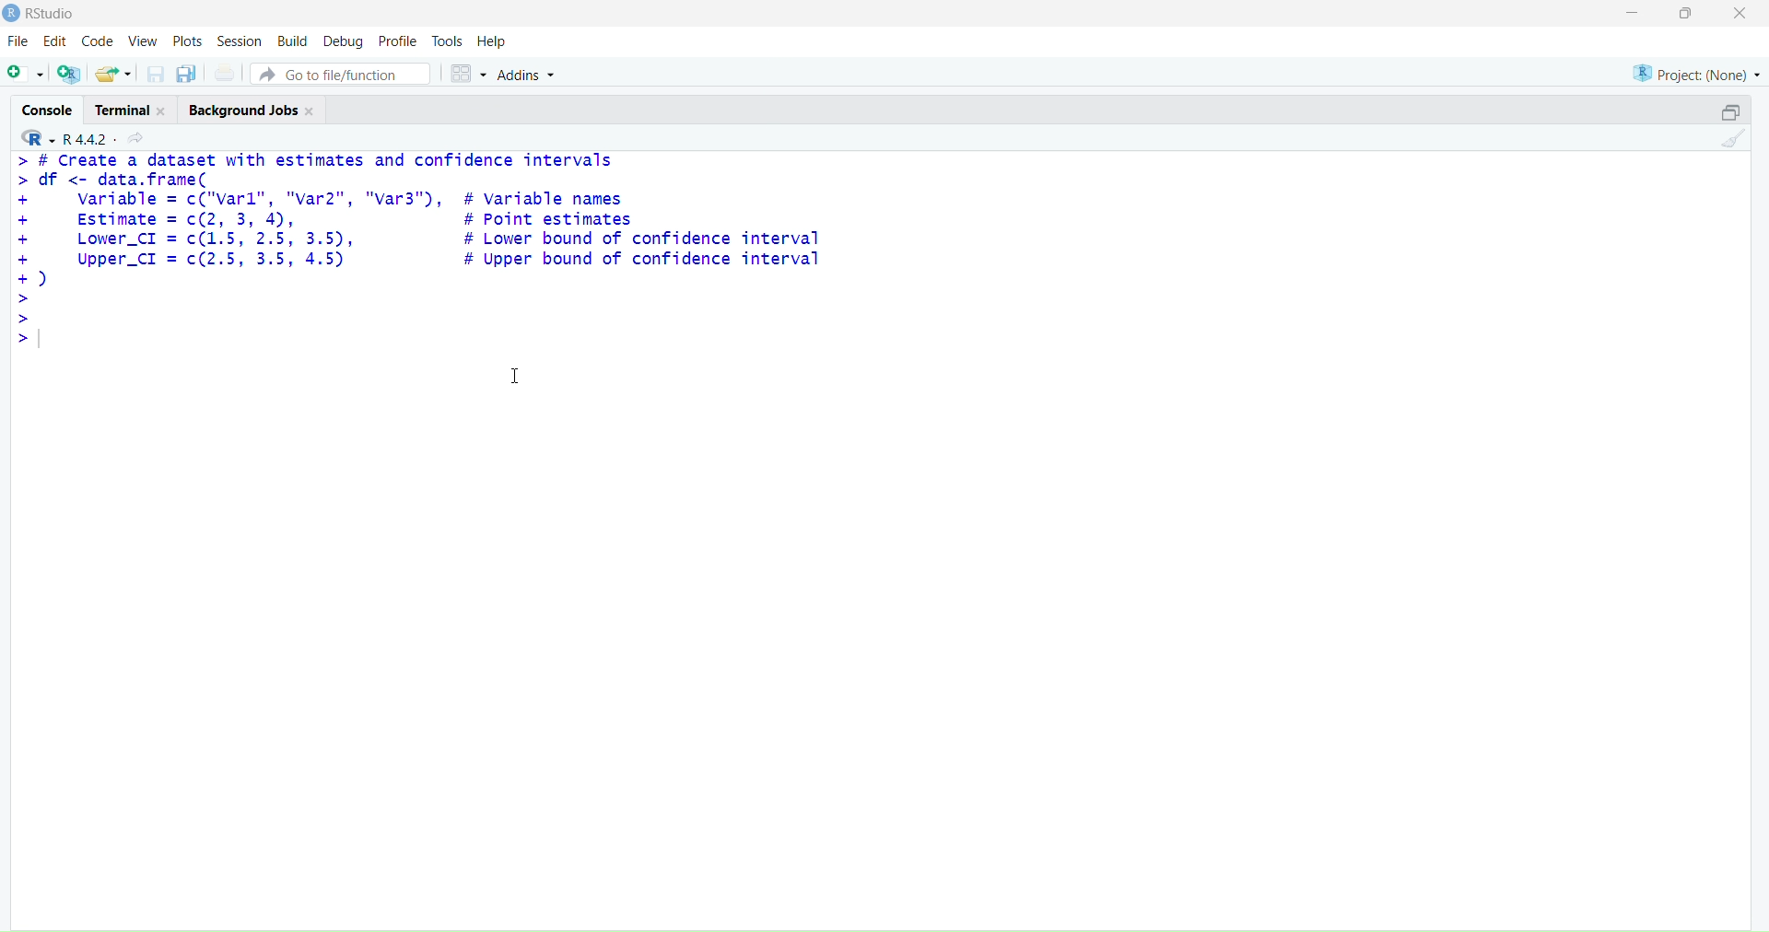  Describe the element at coordinates (17, 41) in the screenshot. I see `File` at that location.